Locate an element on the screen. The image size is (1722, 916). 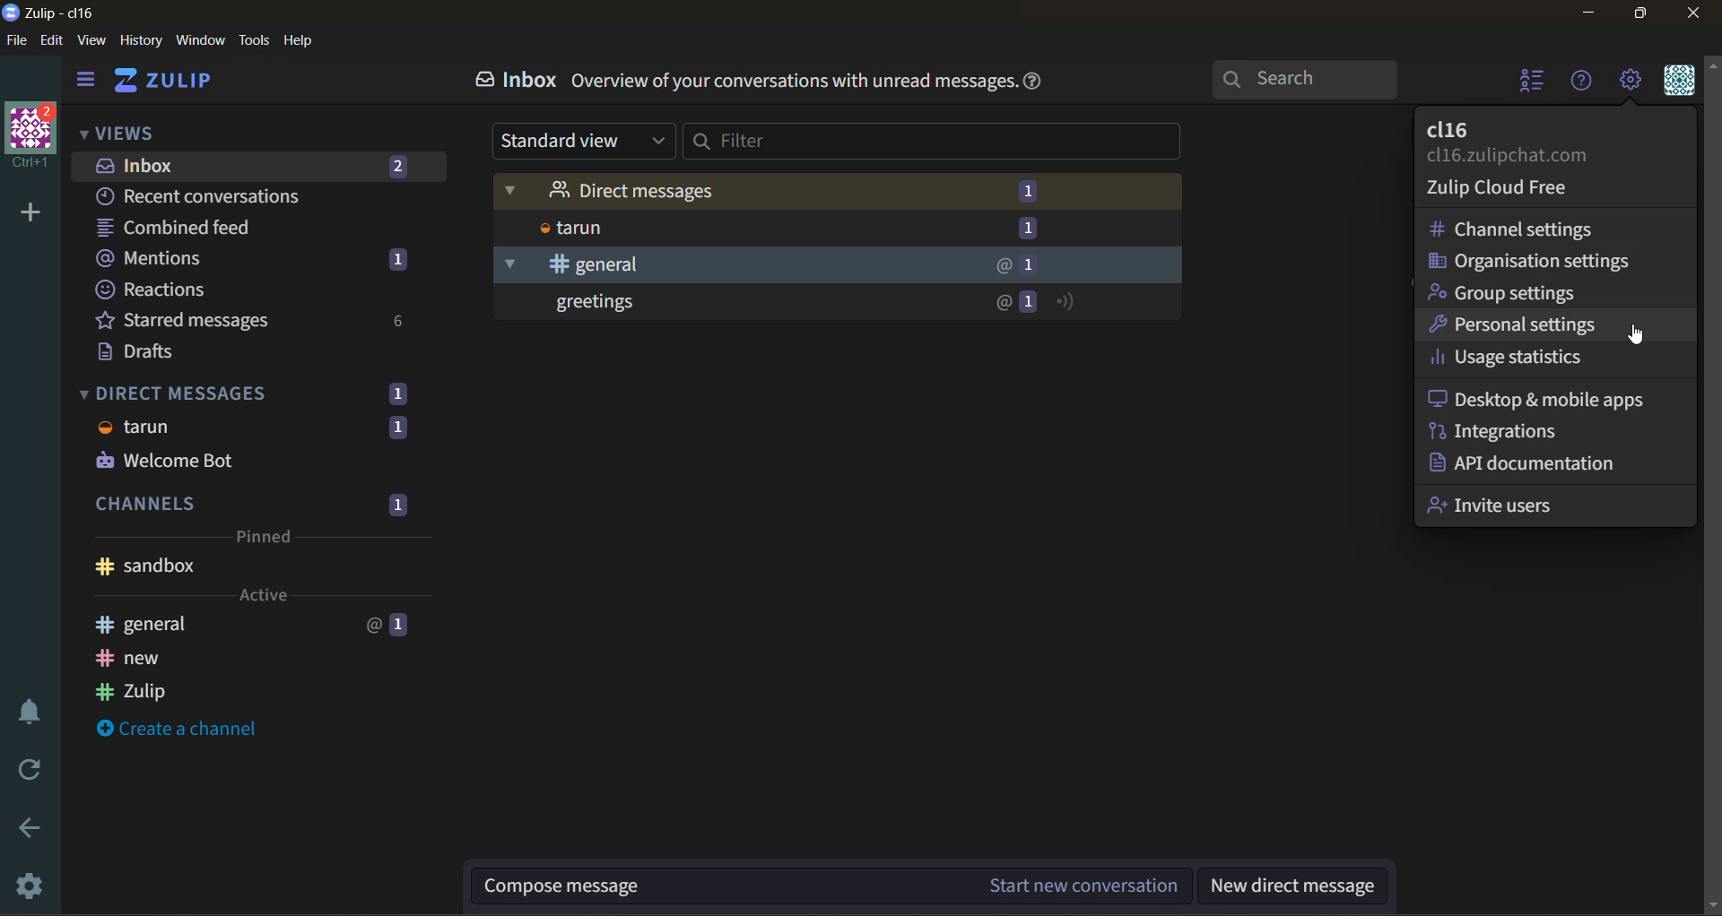
views is located at coordinates (238, 136).